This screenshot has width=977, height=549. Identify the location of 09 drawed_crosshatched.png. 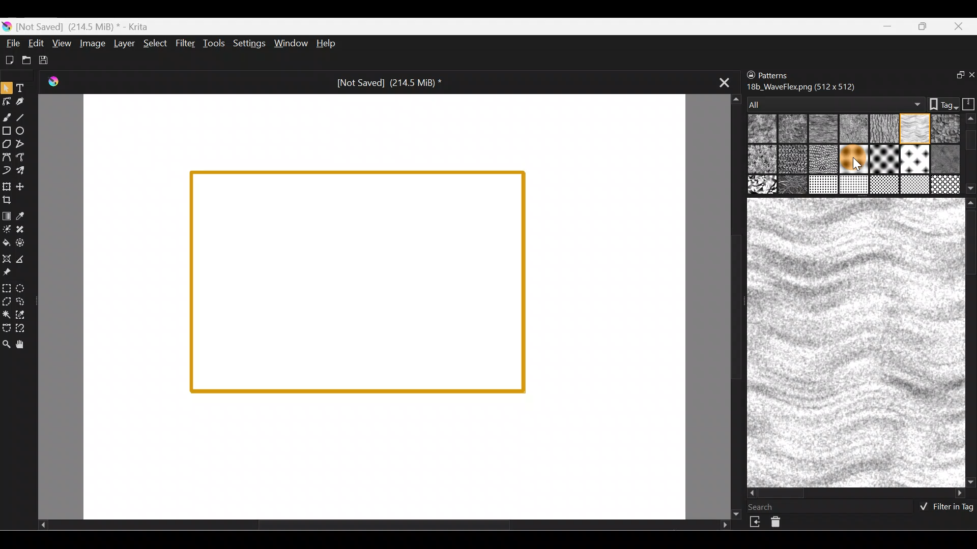
(792, 160).